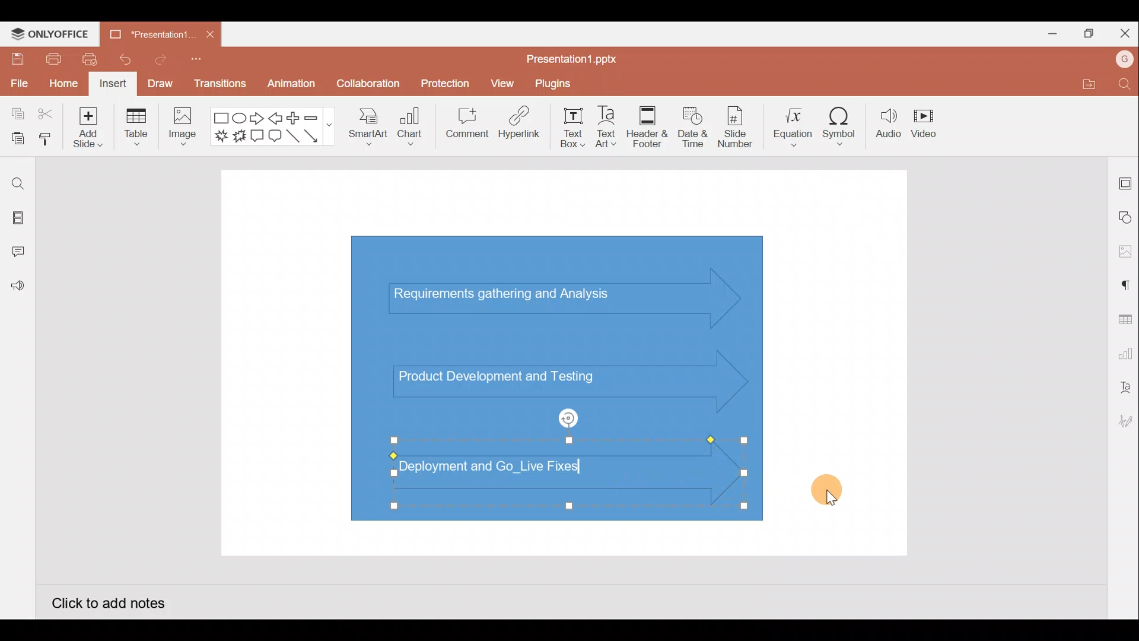 The image size is (1139, 641). Describe the element at coordinates (120, 59) in the screenshot. I see `Undo` at that location.